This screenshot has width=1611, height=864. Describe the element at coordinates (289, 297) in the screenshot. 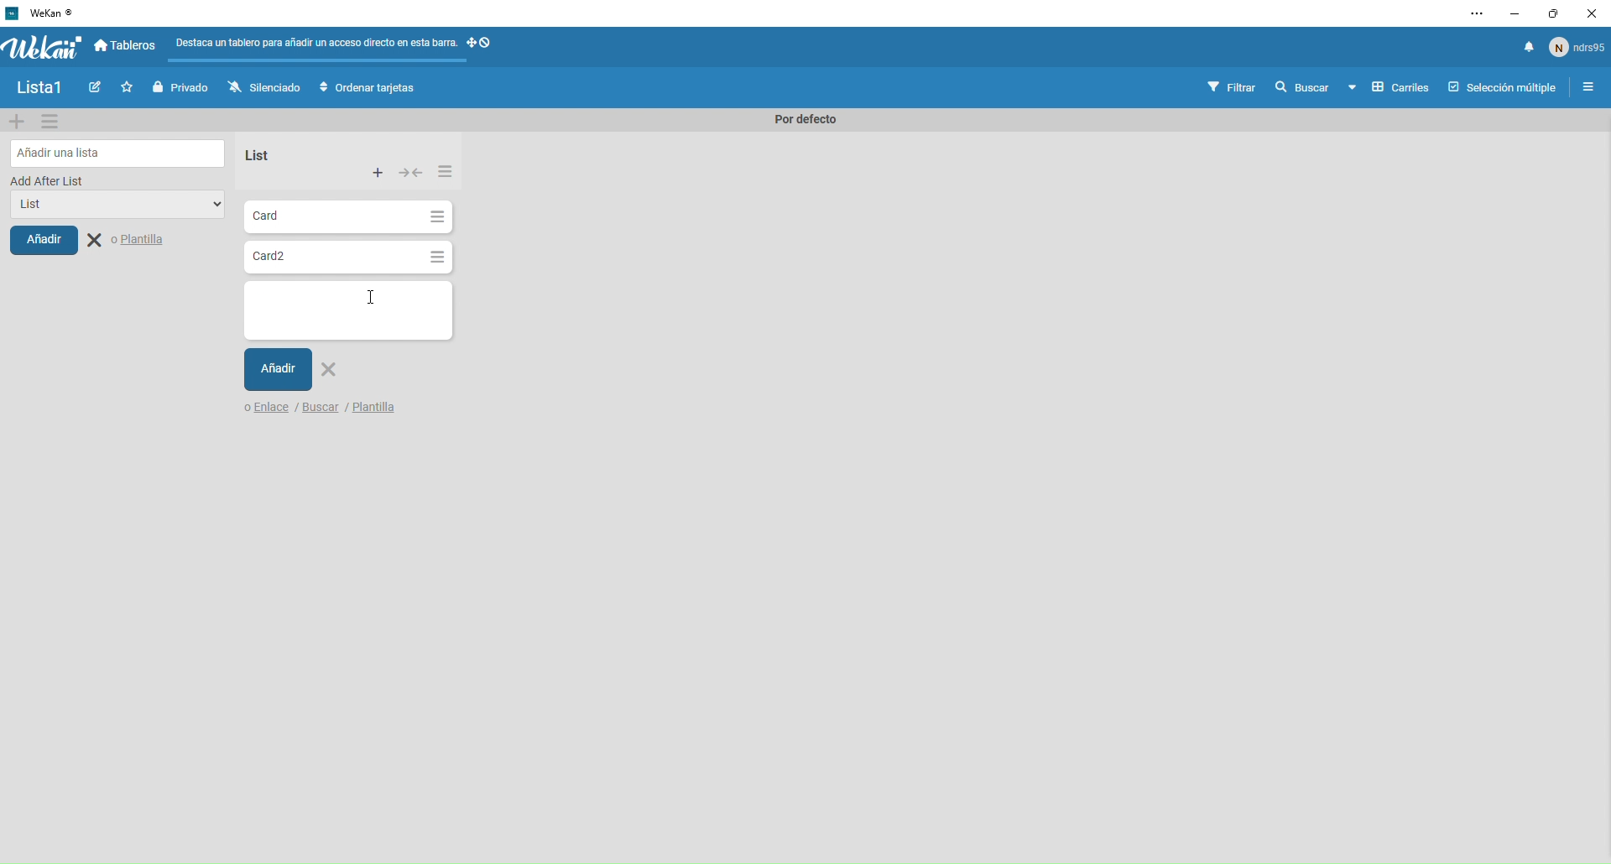

I see `card name` at that location.